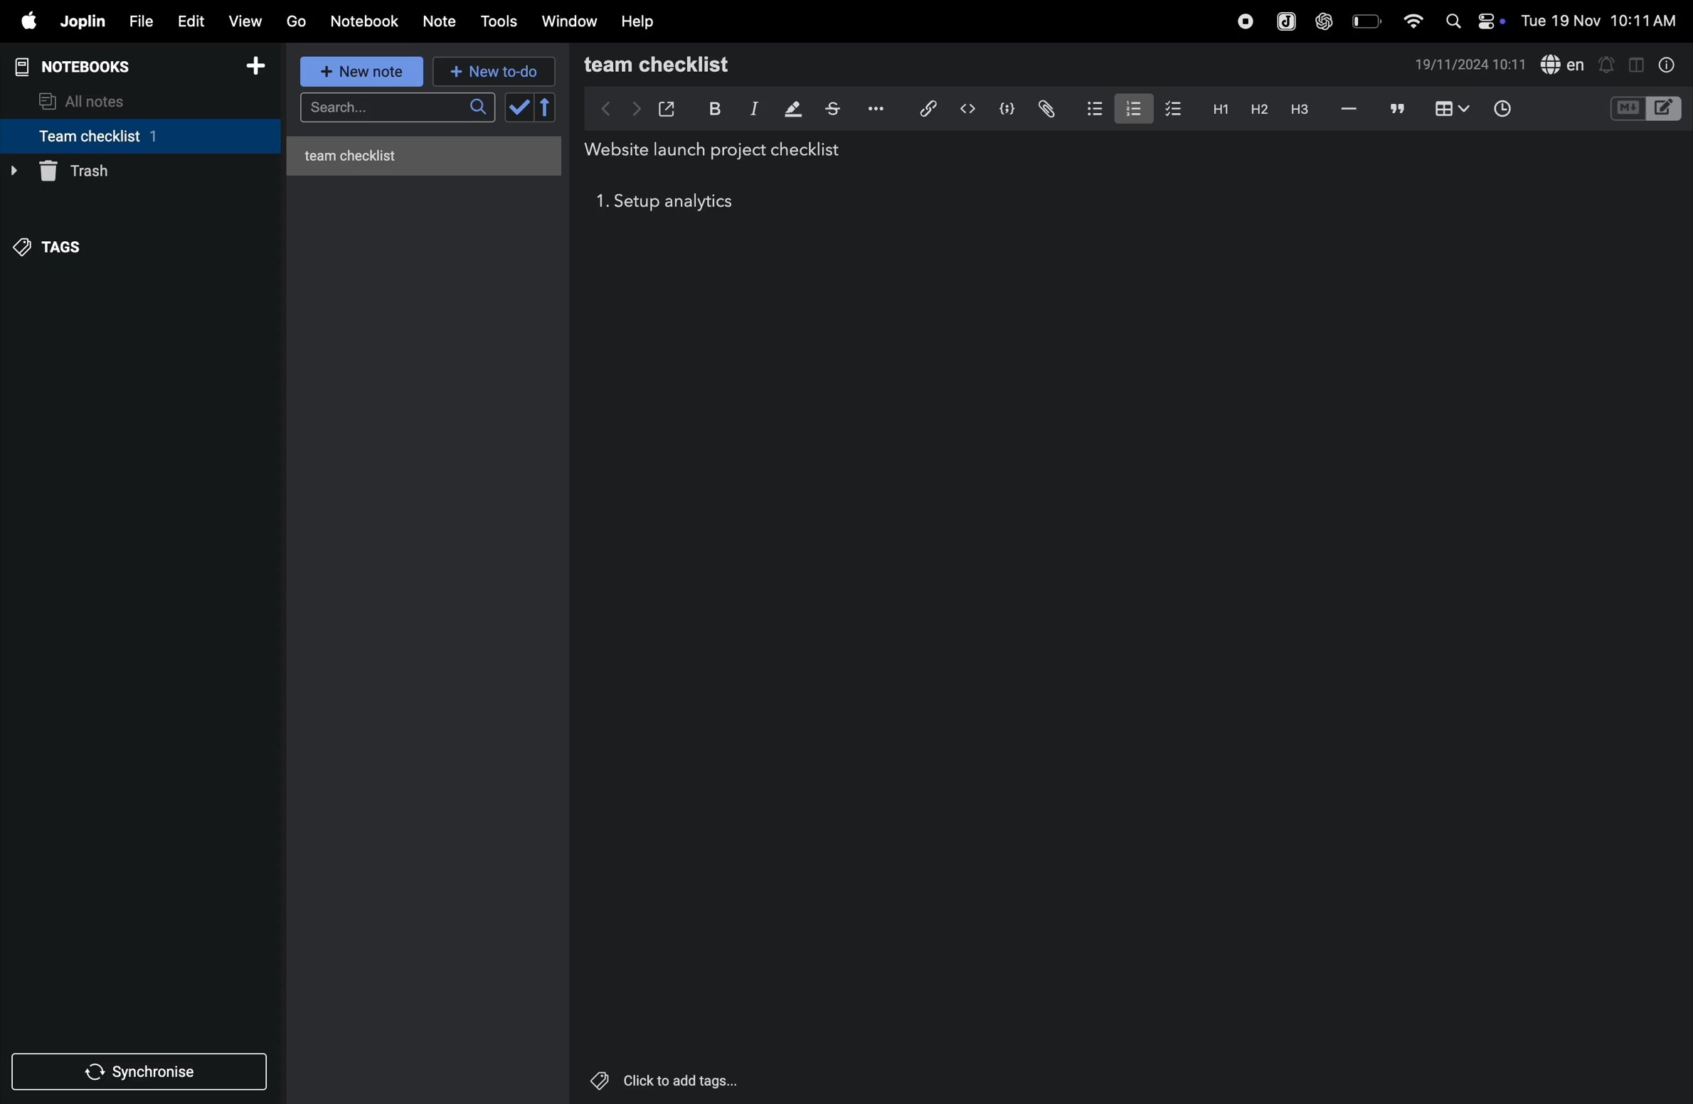 This screenshot has width=1693, height=1104. Describe the element at coordinates (1347, 109) in the screenshot. I see `hifen` at that location.